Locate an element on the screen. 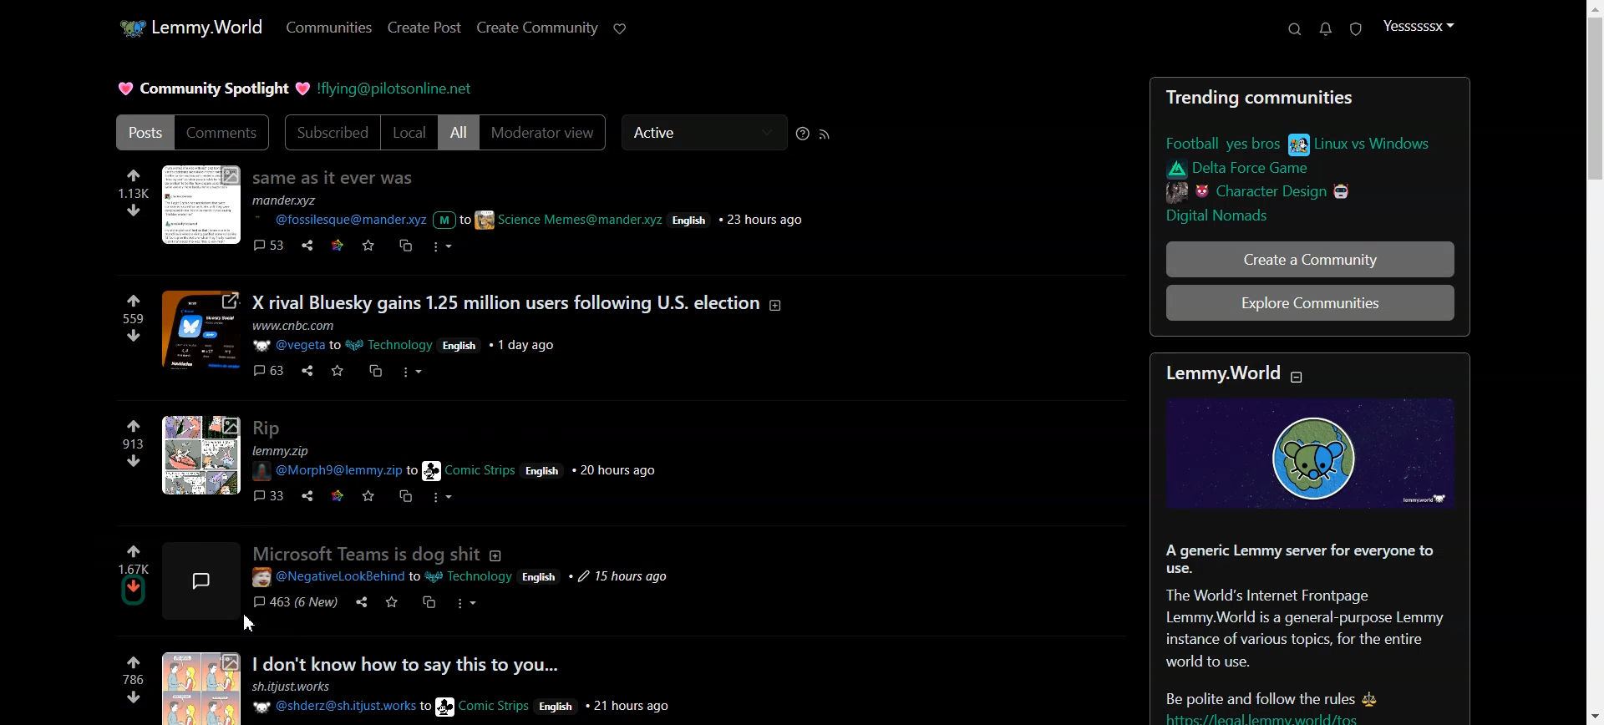 This screenshot has width=1604, height=725. up is located at coordinates (133, 427).